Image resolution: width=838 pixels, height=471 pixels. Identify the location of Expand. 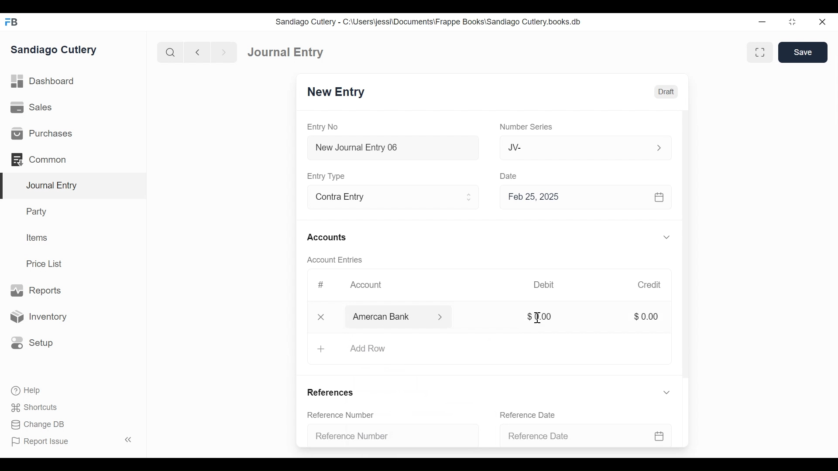
(666, 392).